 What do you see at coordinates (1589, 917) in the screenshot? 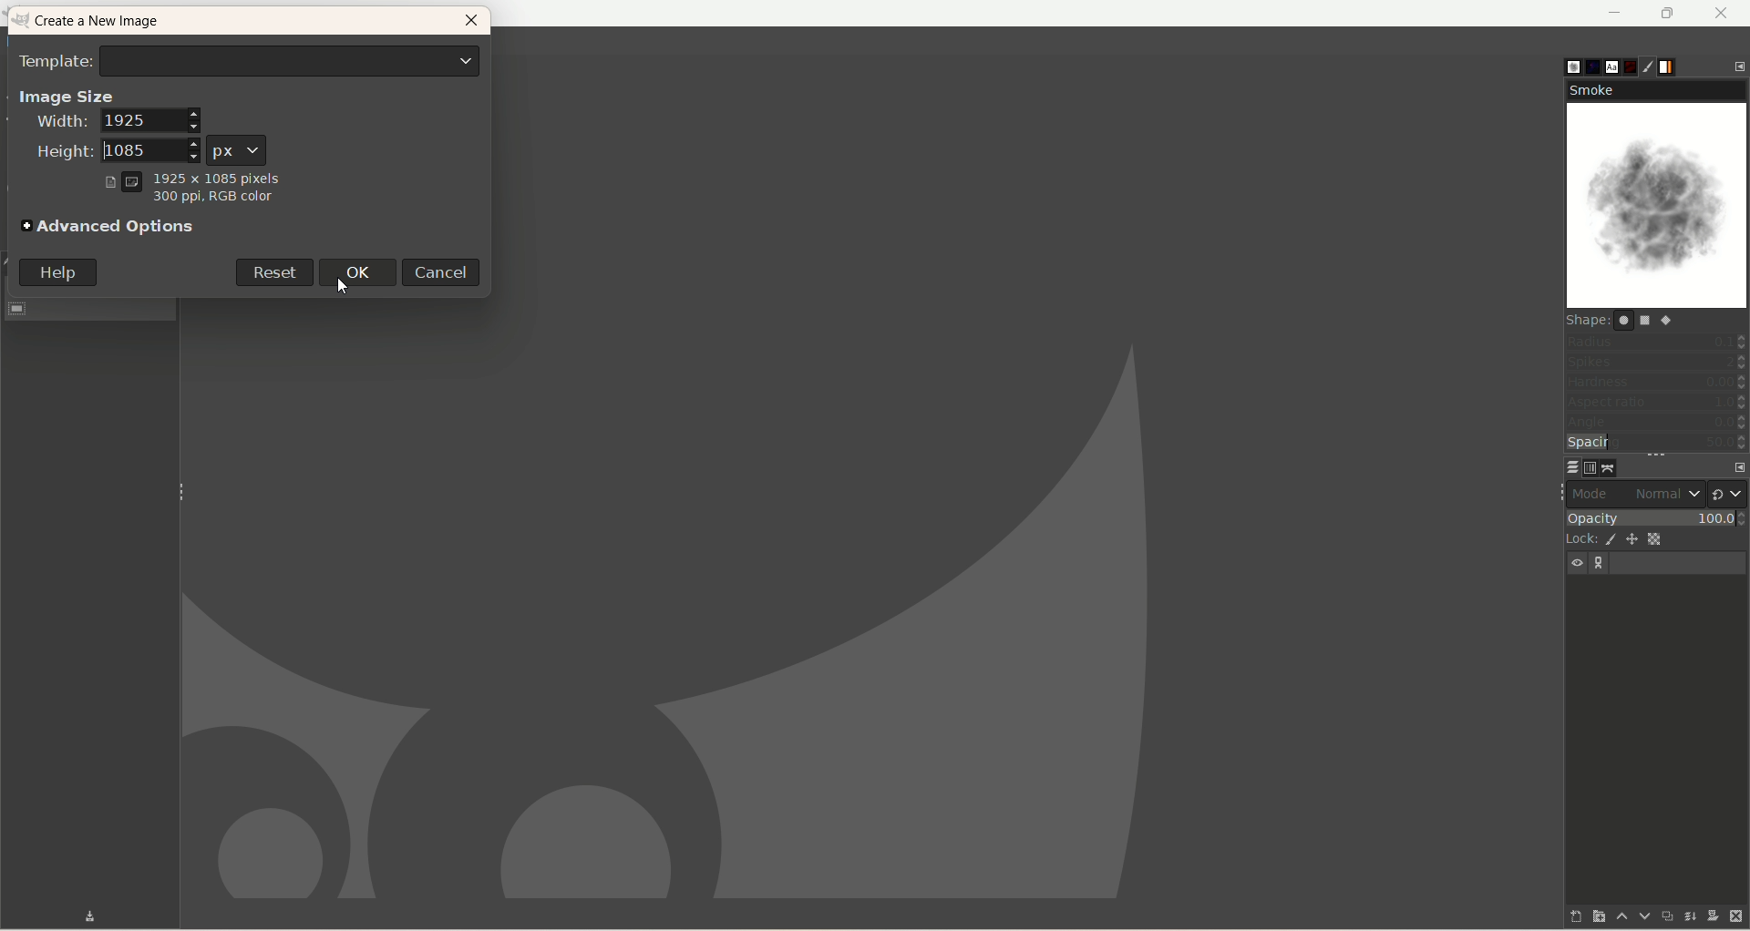
I see `create a new layer group and add it to image` at bounding box center [1589, 917].